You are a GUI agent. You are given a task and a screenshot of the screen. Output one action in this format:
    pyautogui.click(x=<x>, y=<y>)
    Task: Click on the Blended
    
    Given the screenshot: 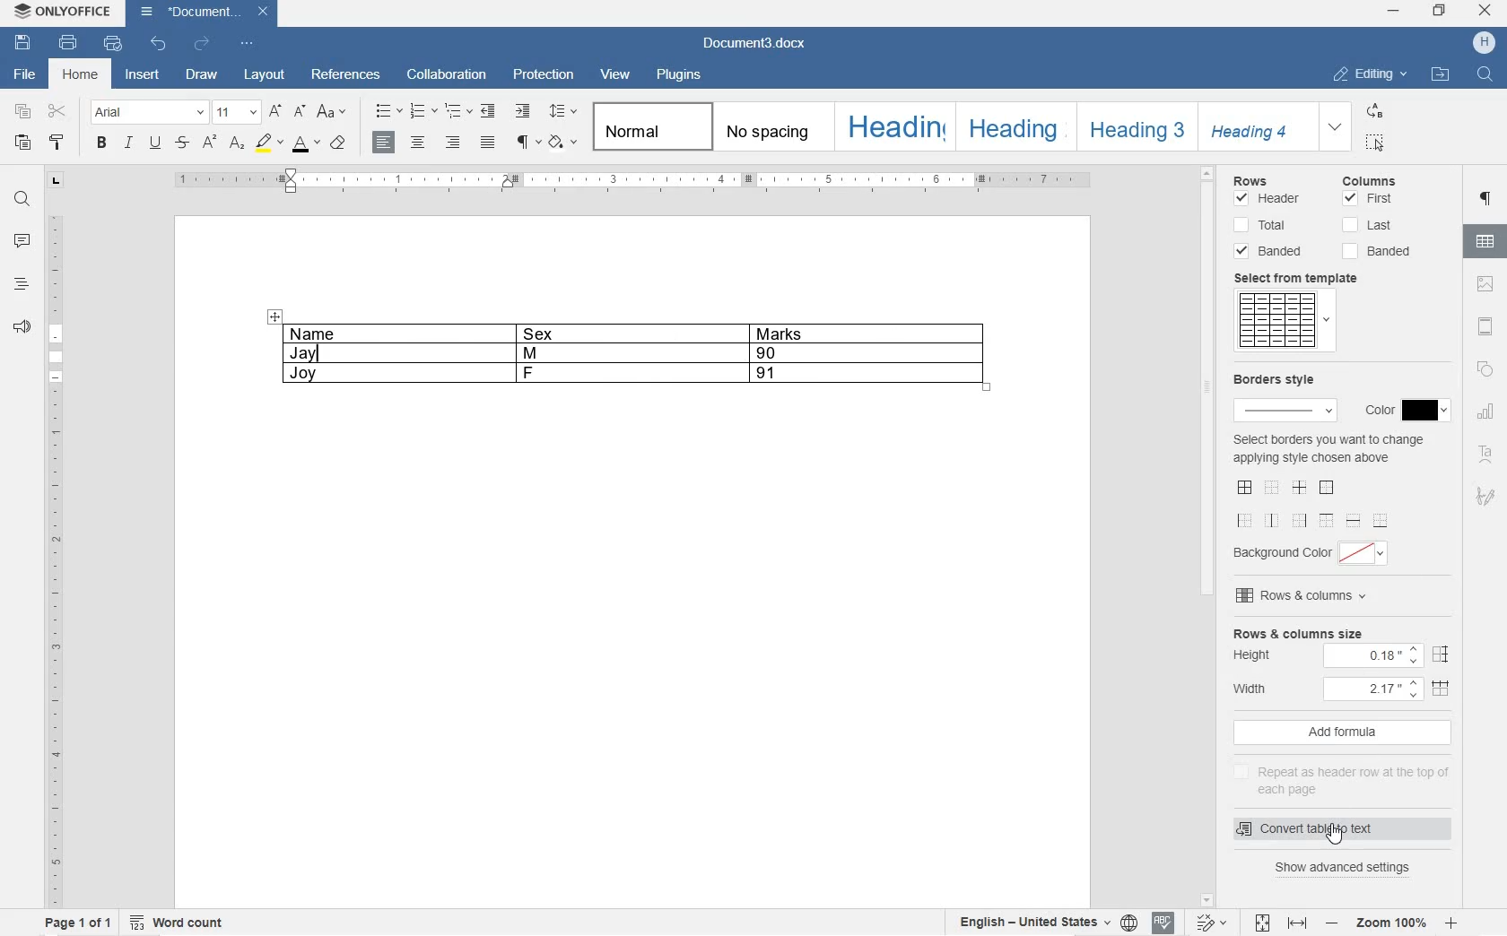 What is the action you would take?
    pyautogui.click(x=1274, y=251)
    